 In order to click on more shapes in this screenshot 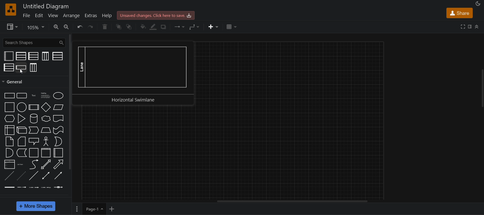, I will do `click(36, 206)`.